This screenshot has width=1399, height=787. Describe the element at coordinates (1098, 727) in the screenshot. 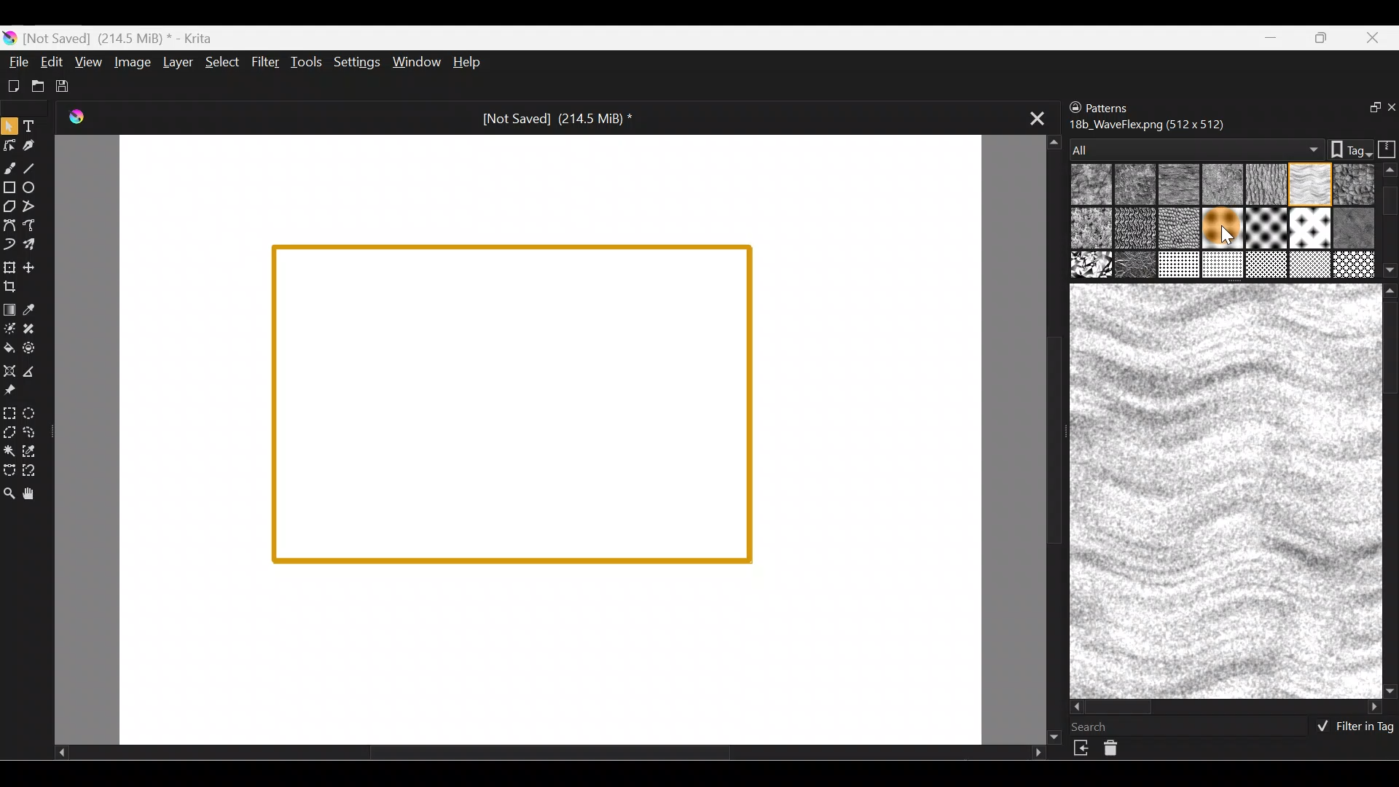

I see `Search` at that location.